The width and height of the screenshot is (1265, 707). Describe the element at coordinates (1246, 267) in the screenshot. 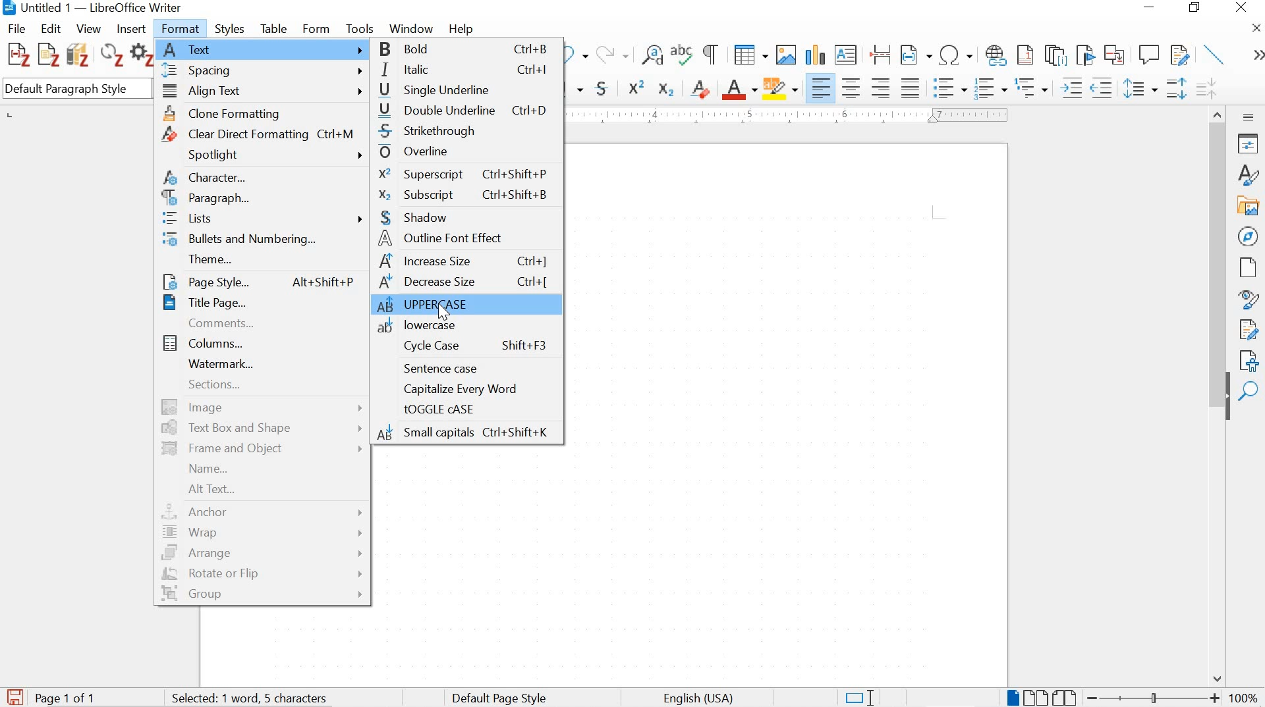

I see `page` at that location.